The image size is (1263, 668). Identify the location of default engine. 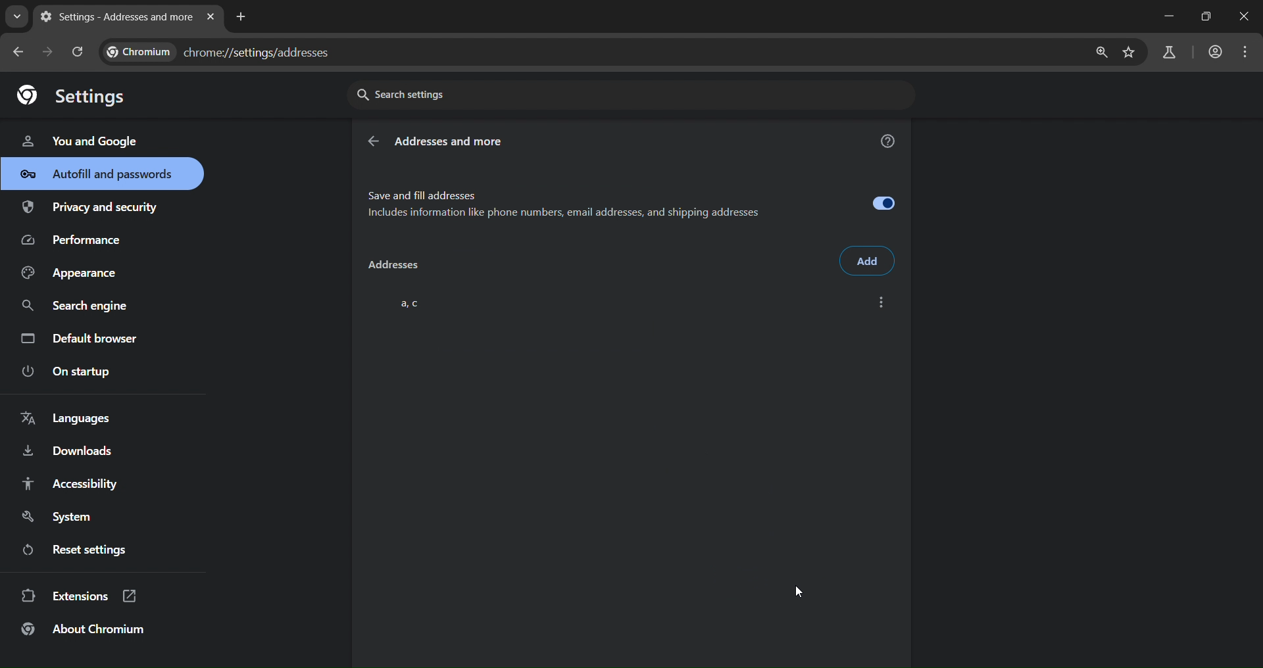
(82, 341).